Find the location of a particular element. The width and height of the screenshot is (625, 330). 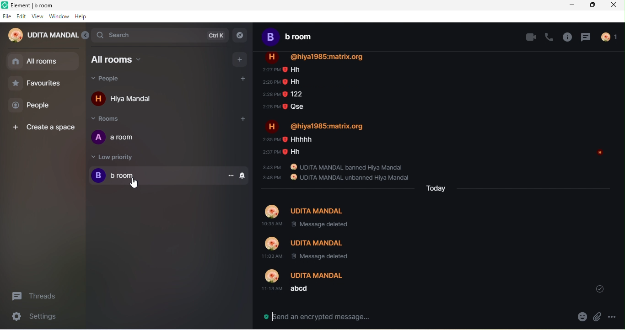

b room is located at coordinates (293, 39).